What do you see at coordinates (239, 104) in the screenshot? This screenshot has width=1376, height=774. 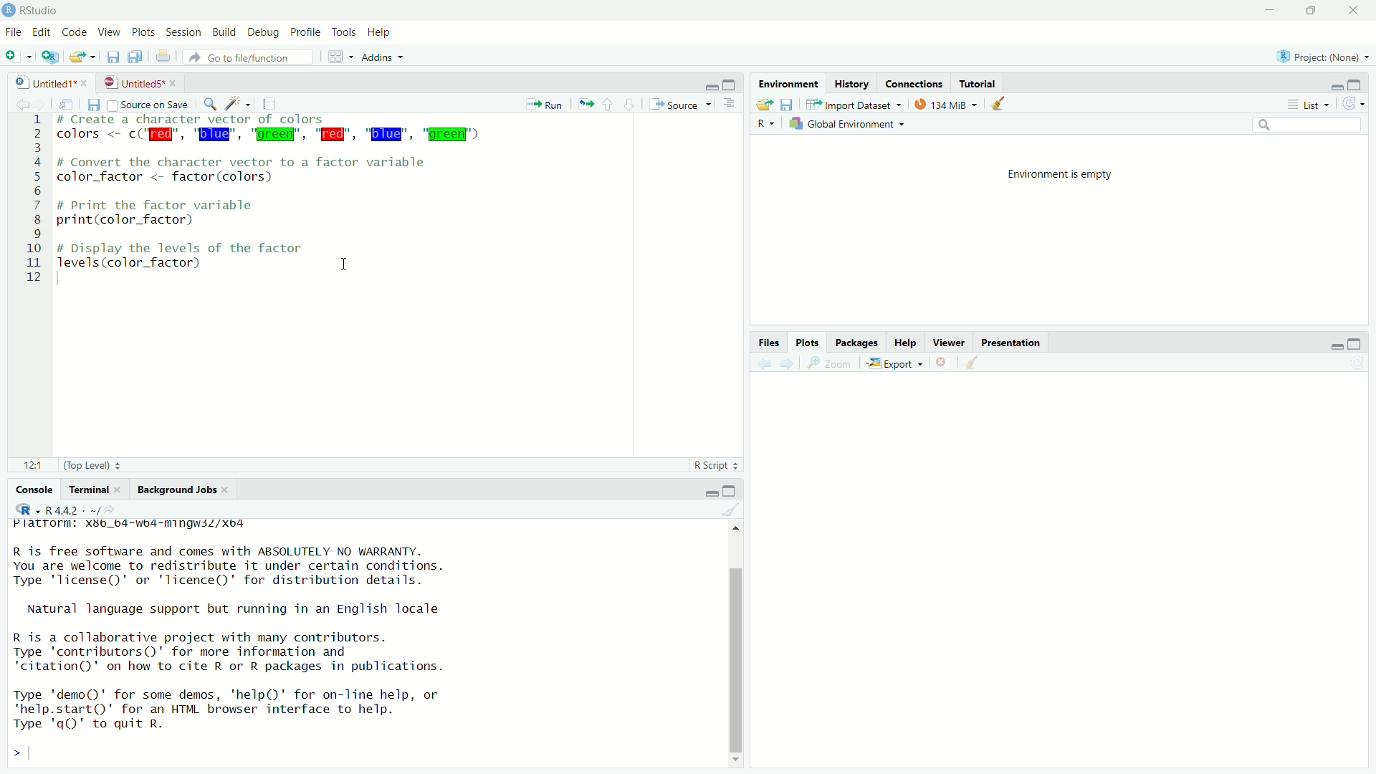 I see `code tools` at bounding box center [239, 104].